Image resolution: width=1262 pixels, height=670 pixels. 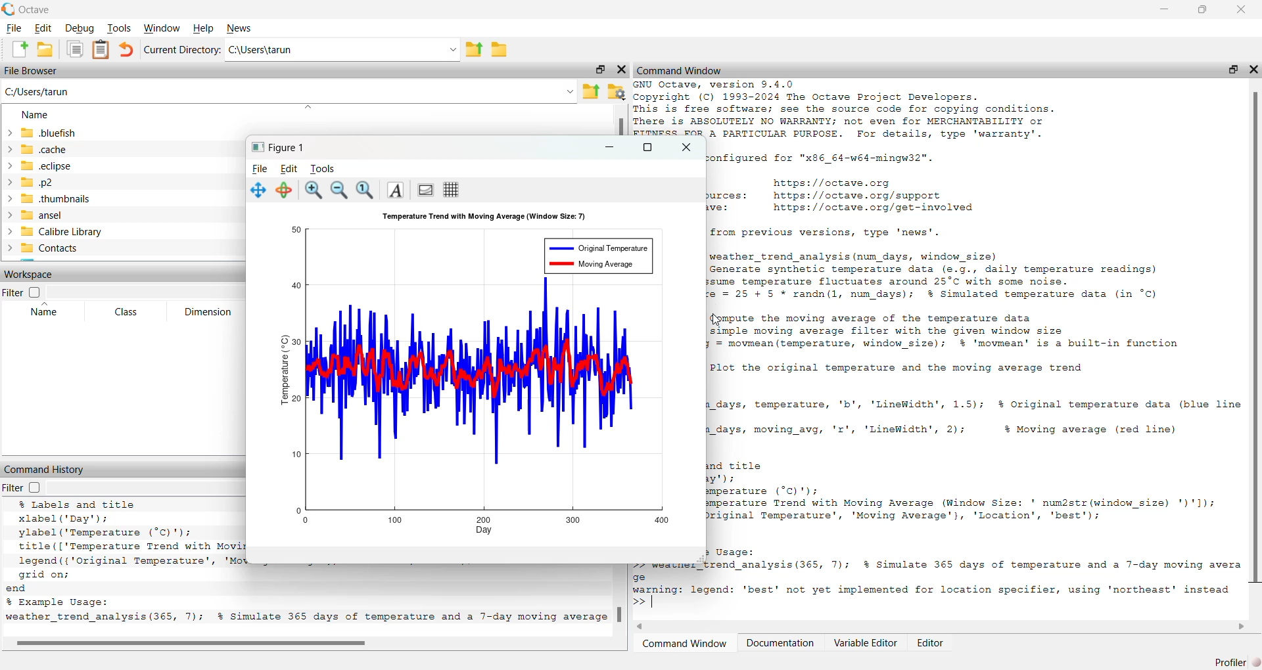 I want to click on Current Directory, so click(x=182, y=50).